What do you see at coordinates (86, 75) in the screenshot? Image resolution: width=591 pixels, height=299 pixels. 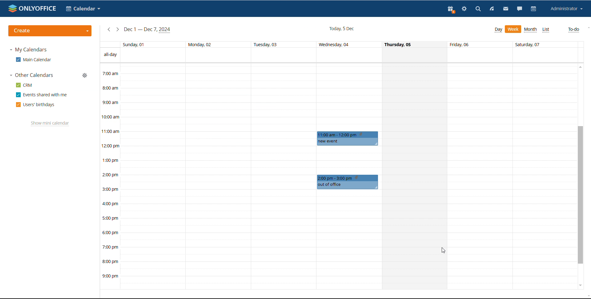 I see `manage` at bounding box center [86, 75].